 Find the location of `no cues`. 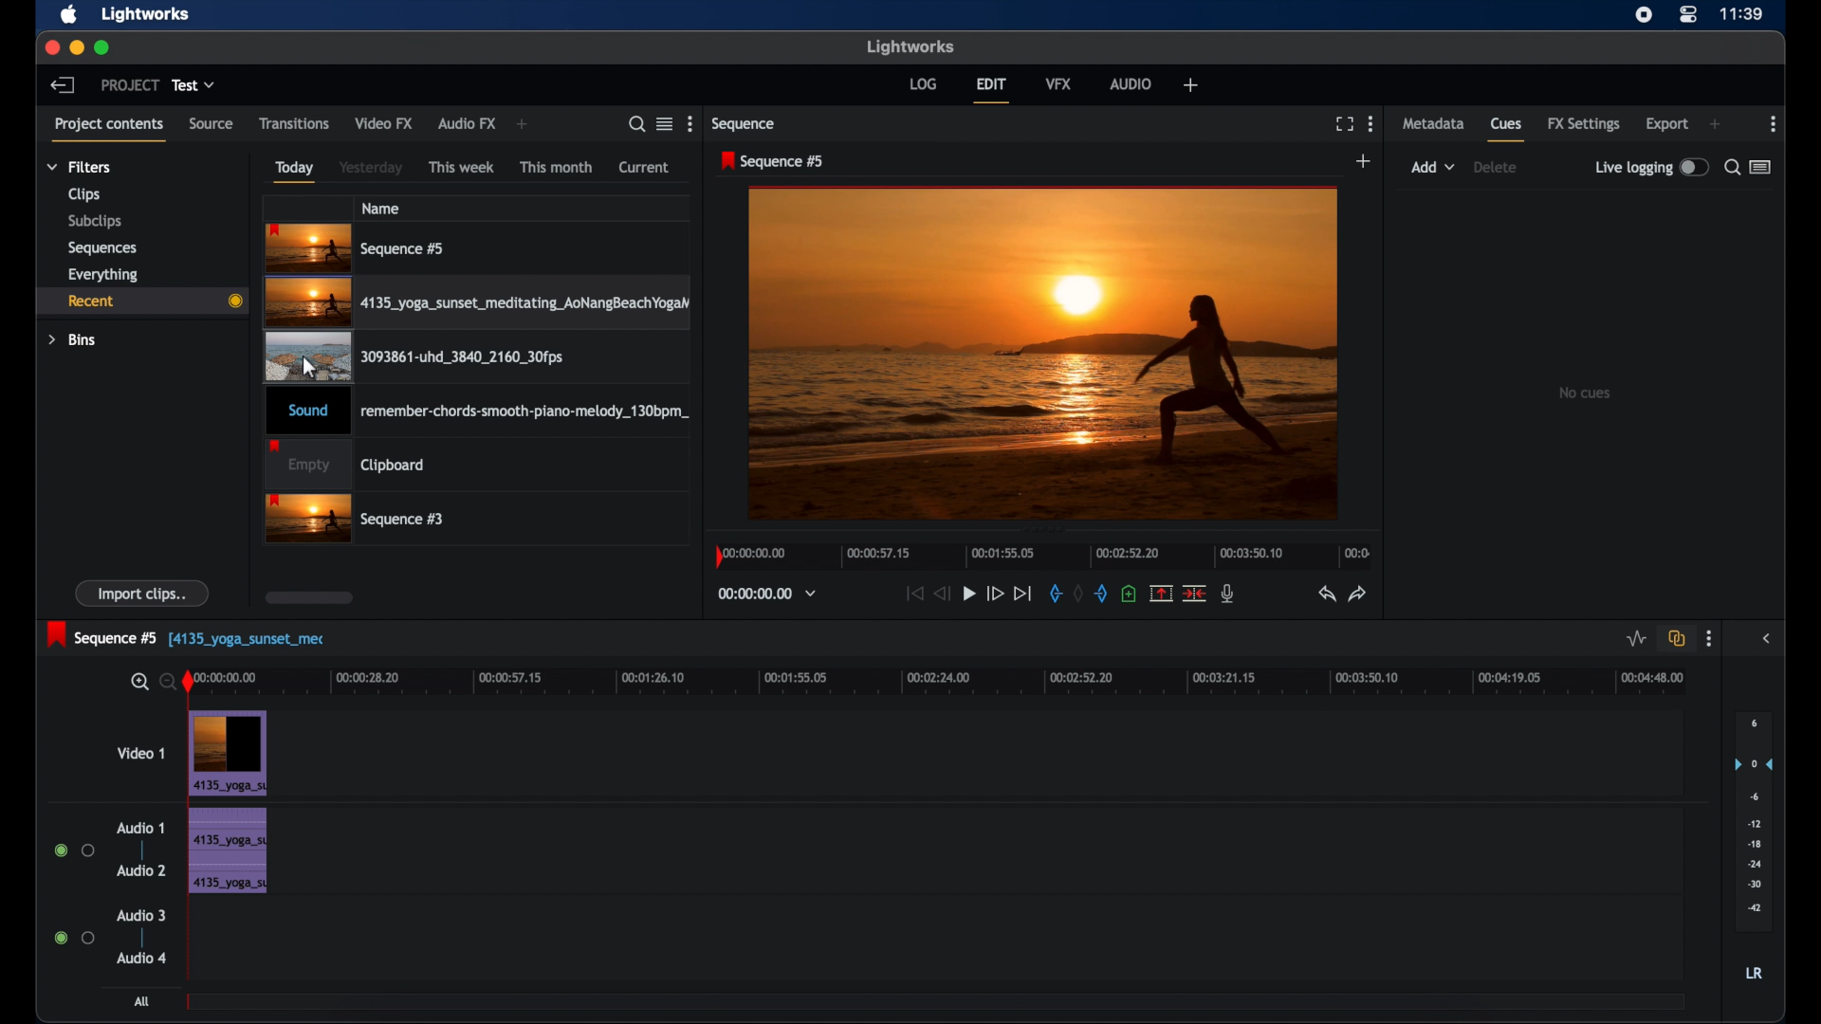

no cues is located at coordinates (1587, 393).